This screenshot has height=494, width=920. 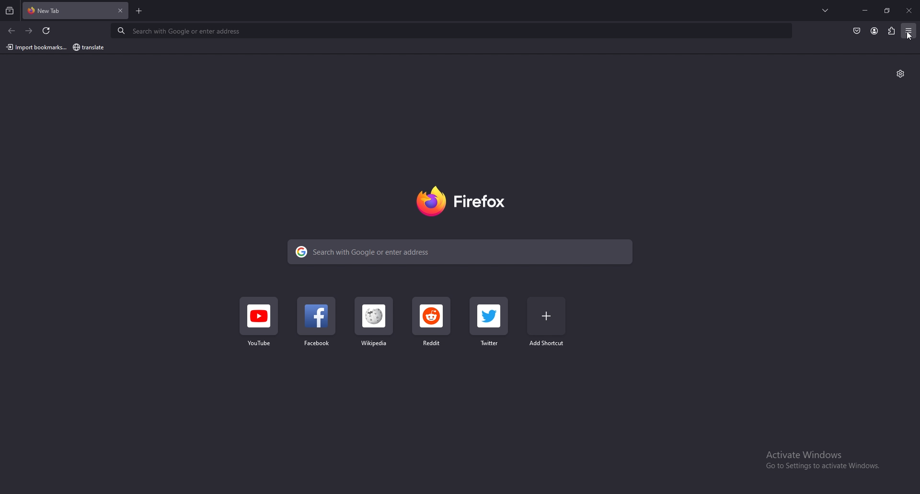 I want to click on list all tabs, so click(x=827, y=11).